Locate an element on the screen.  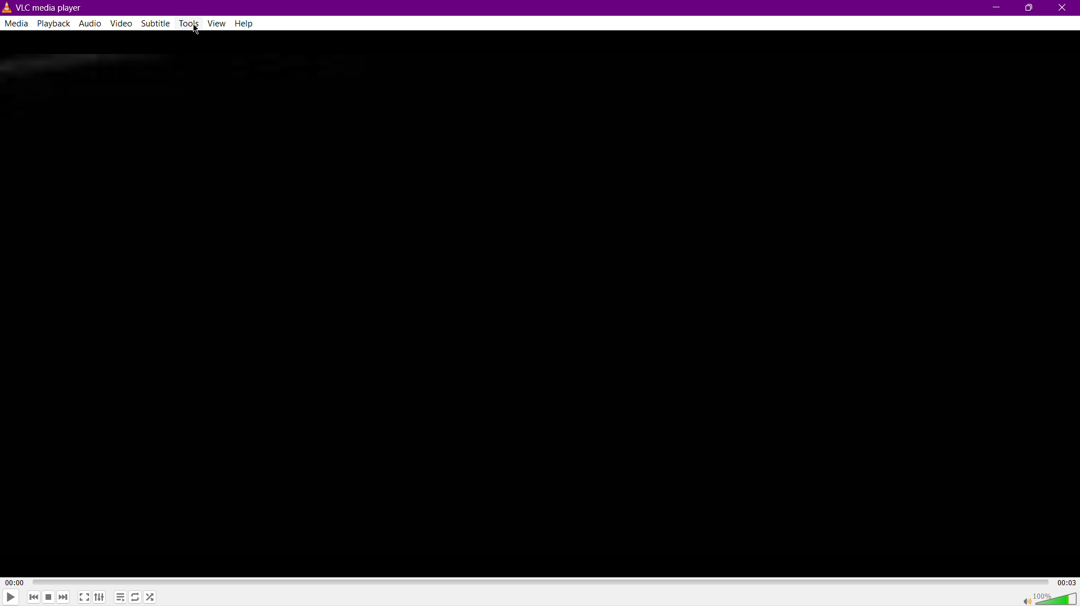
mute/unmute is located at coordinates (1024, 598).